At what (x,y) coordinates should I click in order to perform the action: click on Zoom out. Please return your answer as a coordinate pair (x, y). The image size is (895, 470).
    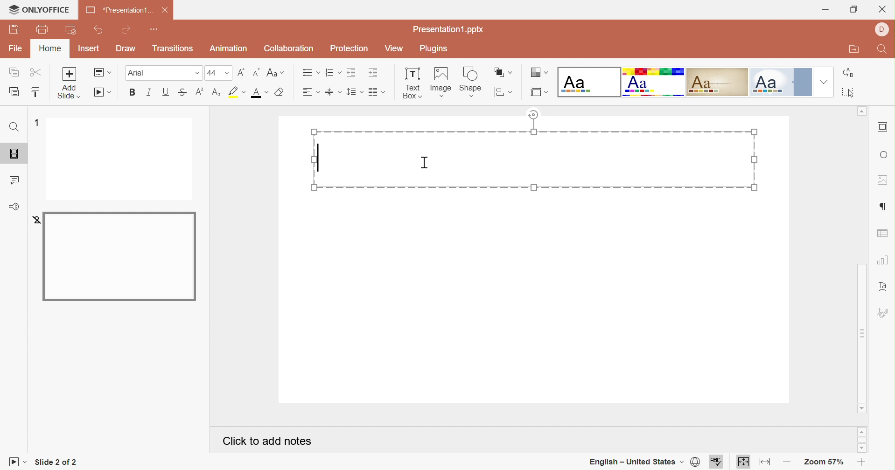
    Looking at the image, I should click on (787, 464).